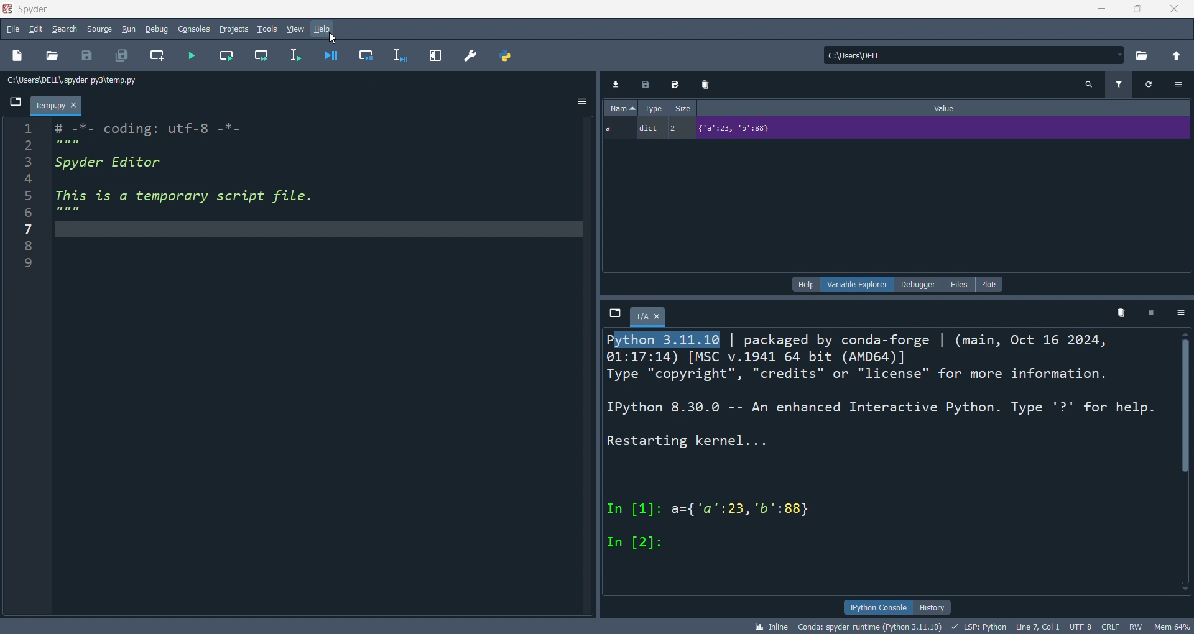  I want to click on Square, so click(1151, 312).